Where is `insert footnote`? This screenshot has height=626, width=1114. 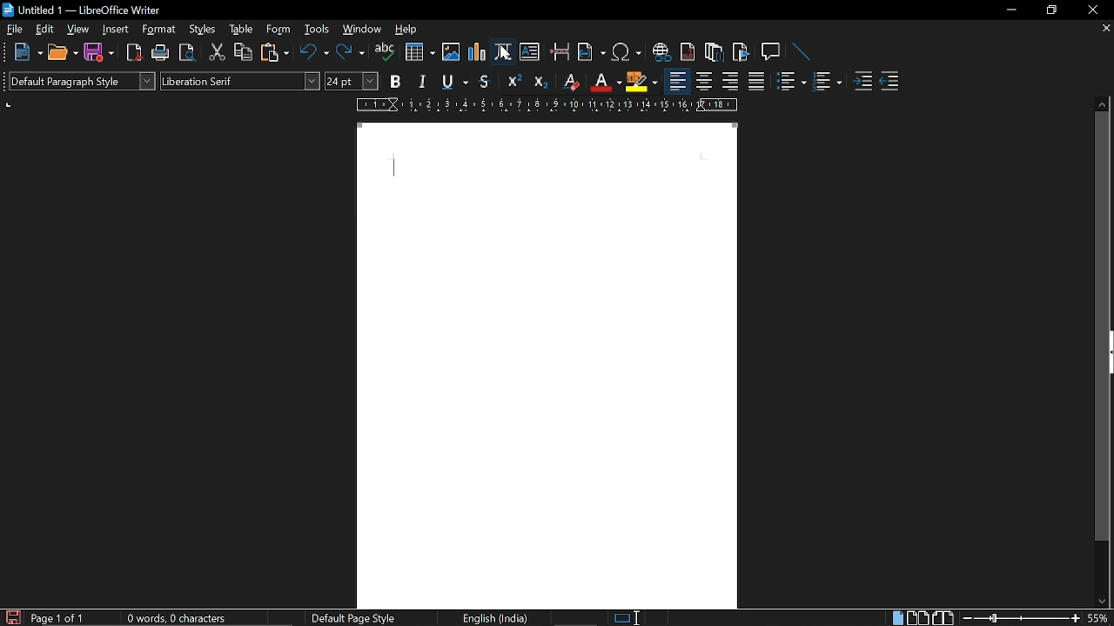
insert footnote is located at coordinates (688, 51).